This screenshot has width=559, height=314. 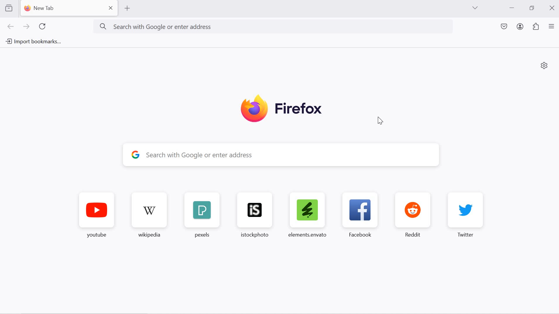 What do you see at coordinates (136, 156) in the screenshot?
I see `google logo` at bounding box center [136, 156].